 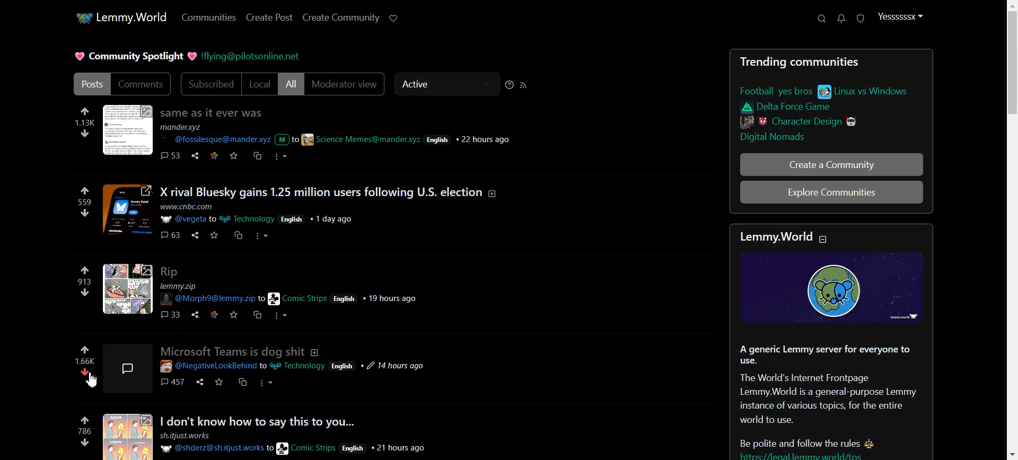 I want to click on cs, so click(x=258, y=314).